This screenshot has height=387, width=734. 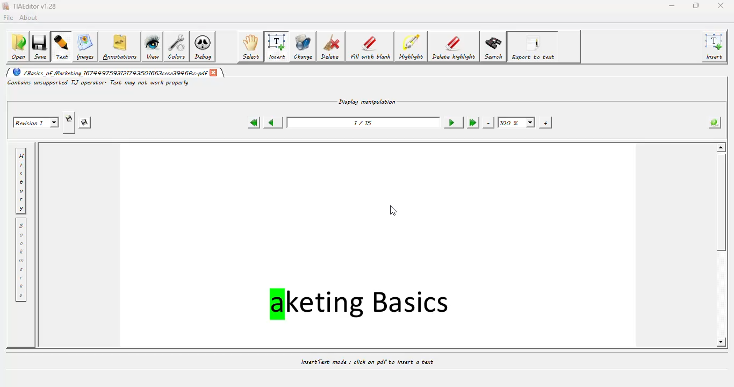 I want to click on scroll down, so click(x=719, y=342).